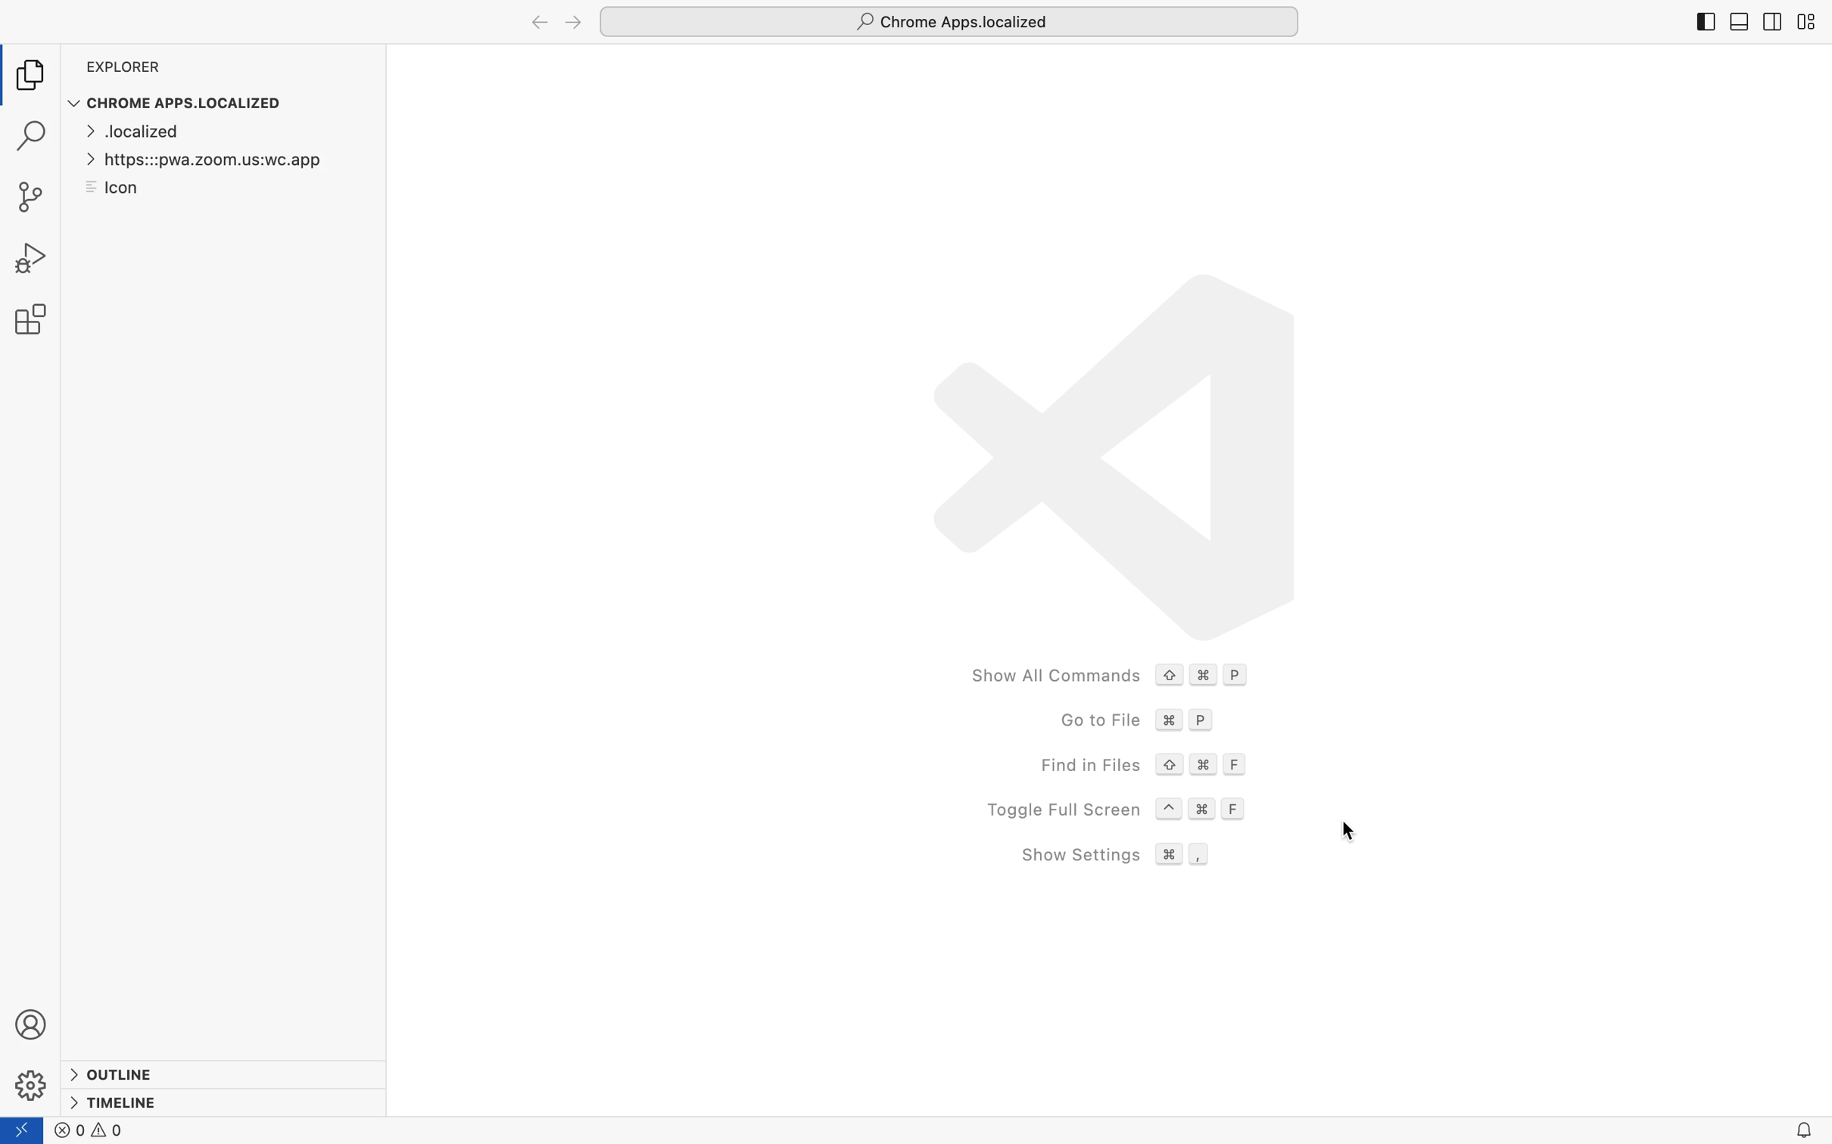  What do you see at coordinates (35, 260) in the screenshot?
I see `run and debug` at bounding box center [35, 260].